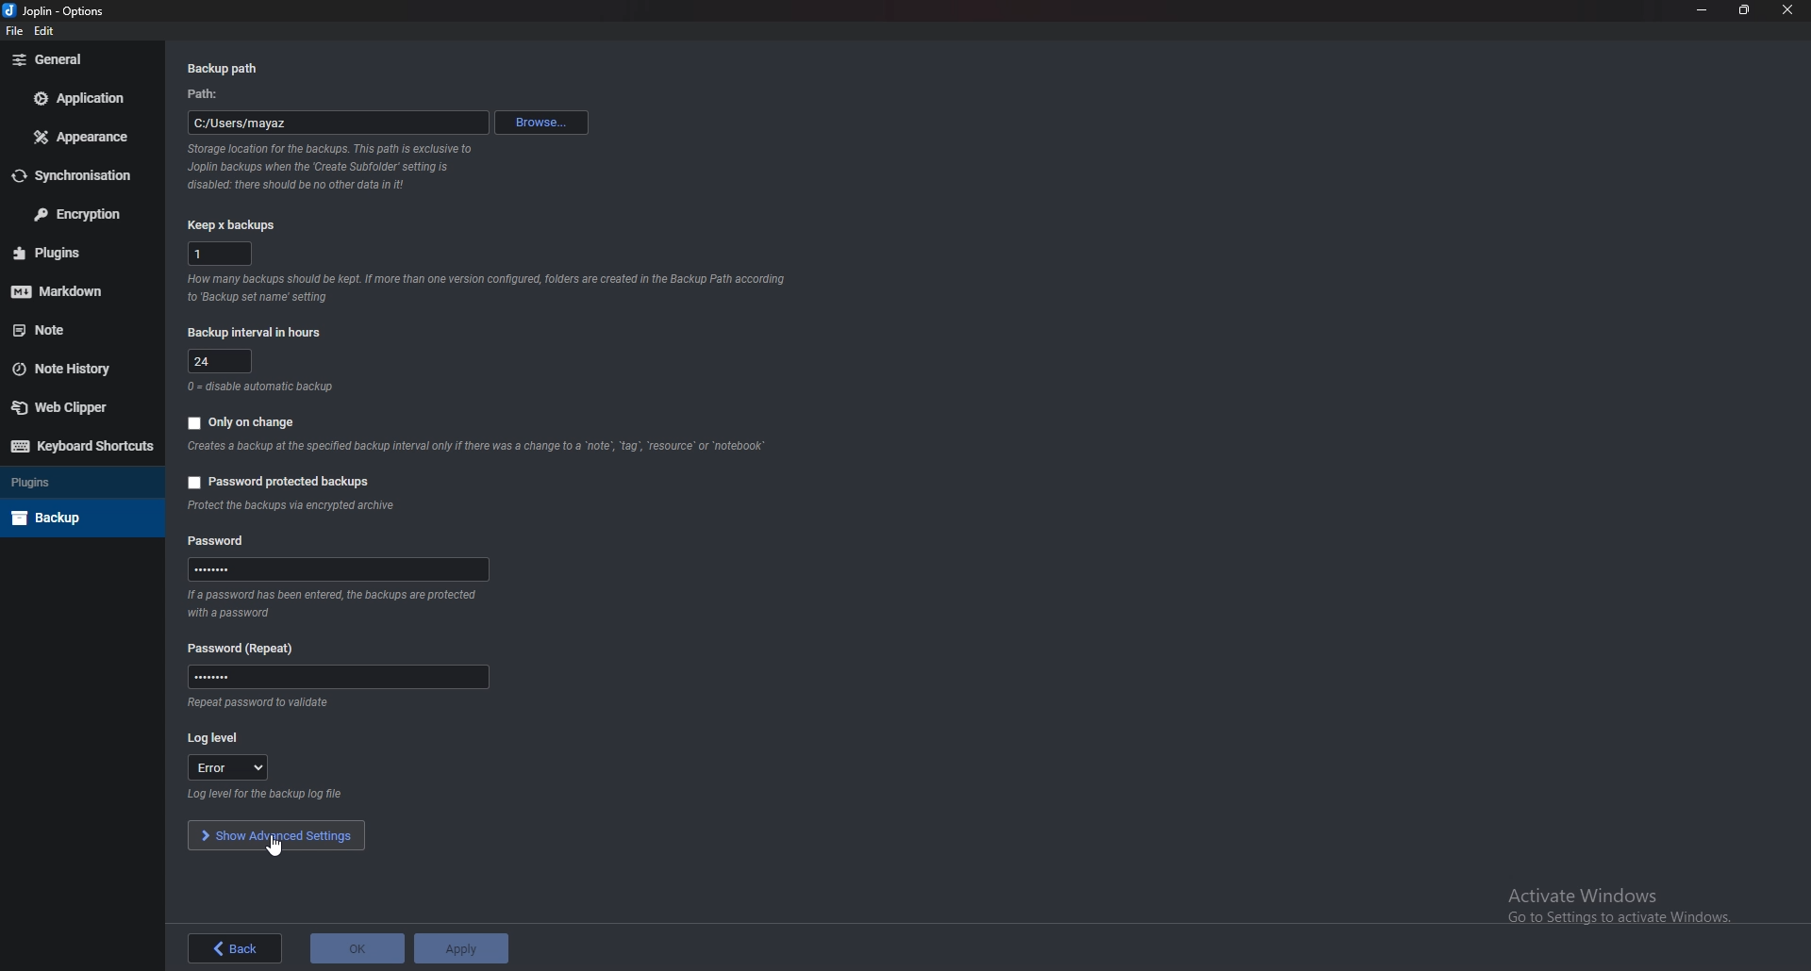  I want to click on Info, so click(269, 792).